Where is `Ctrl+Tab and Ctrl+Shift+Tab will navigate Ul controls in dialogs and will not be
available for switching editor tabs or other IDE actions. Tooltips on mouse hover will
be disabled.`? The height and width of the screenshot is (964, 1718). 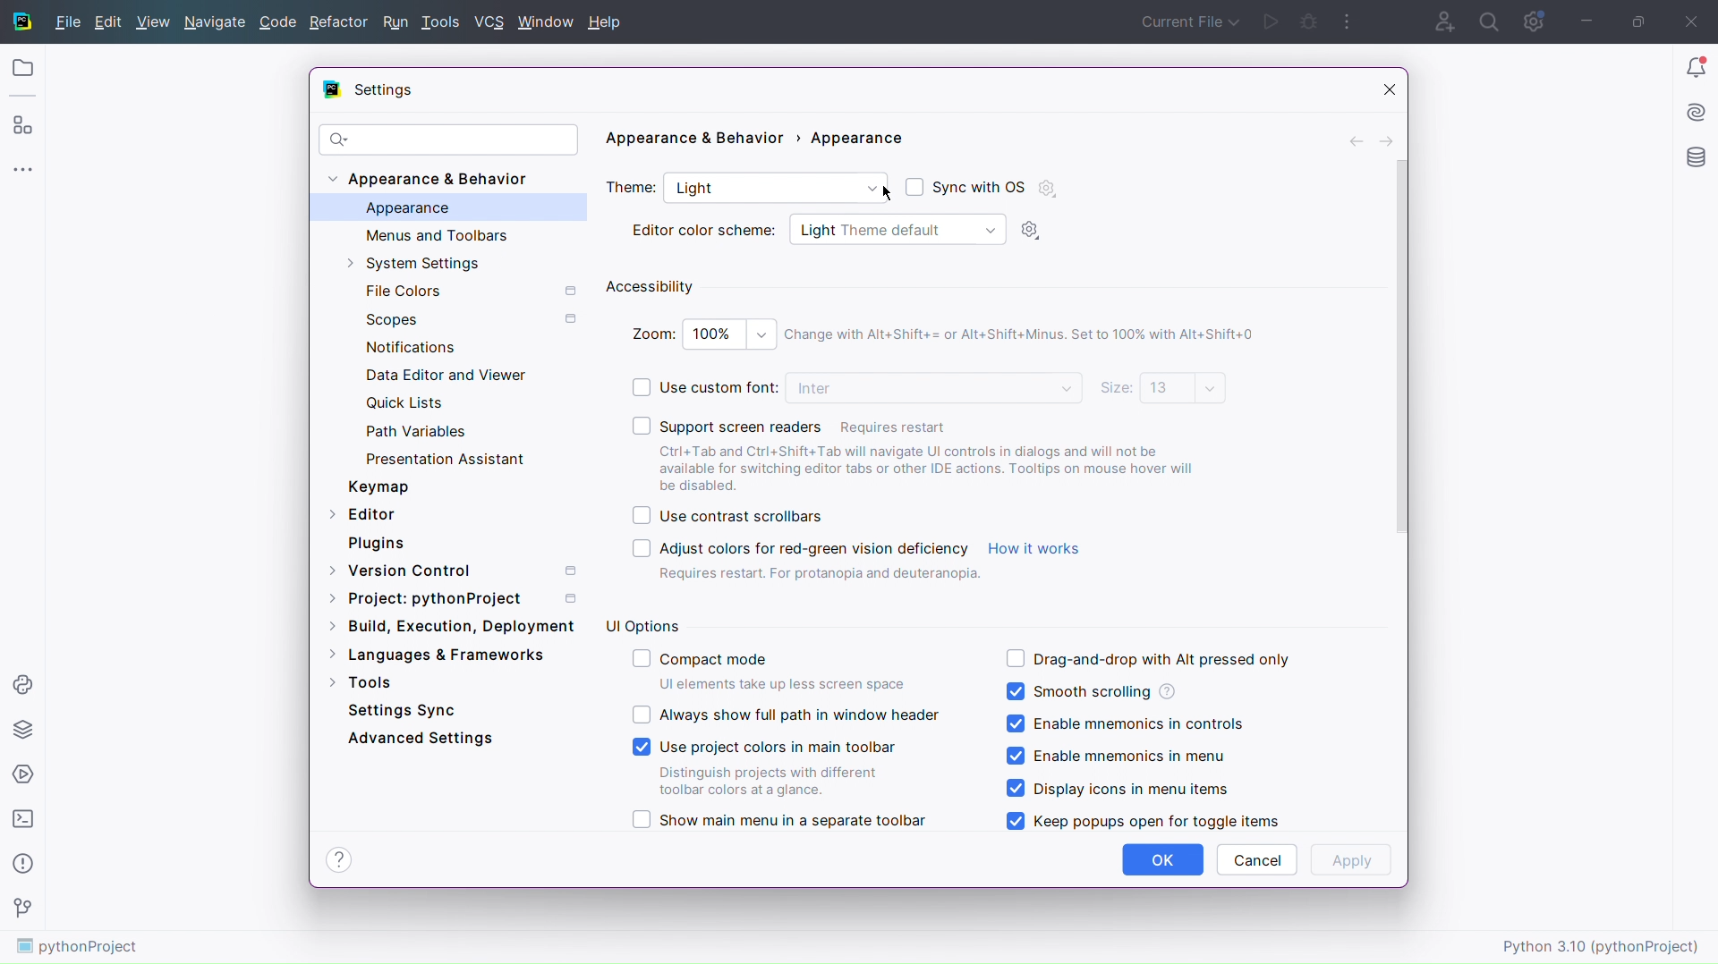 Ctrl+Tab and Ctrl+Shift+Tab will navigate Ul controls in dialogs and will not be
available for switching editor tabs or other IDE actions. Tooltips on mouse hover will
be disabled. is located at coordinates (936, 468).